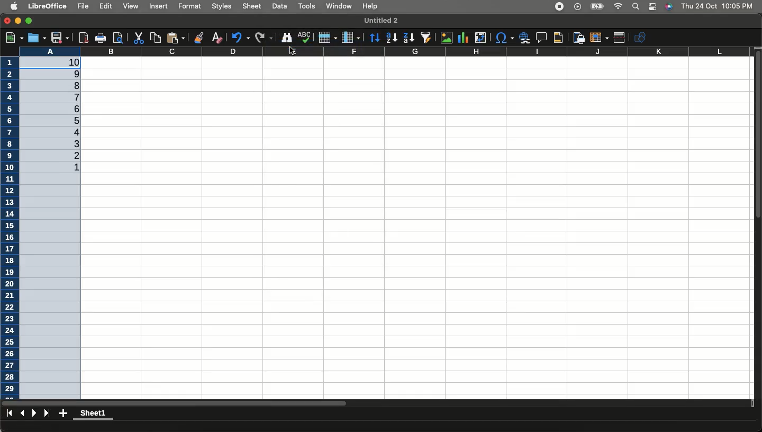 The height and width of the screenshot is (432, 762). Describe the element at coordinates (635, 7) in the screenshot. I see `Search` at that location.